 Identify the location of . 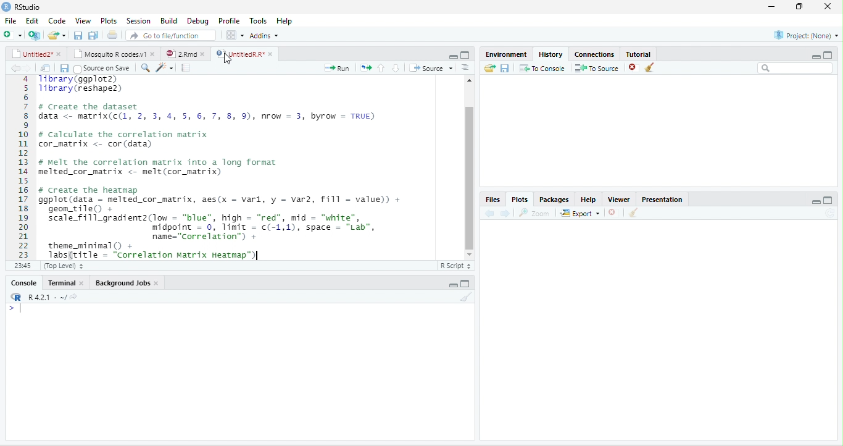
(397, 67).